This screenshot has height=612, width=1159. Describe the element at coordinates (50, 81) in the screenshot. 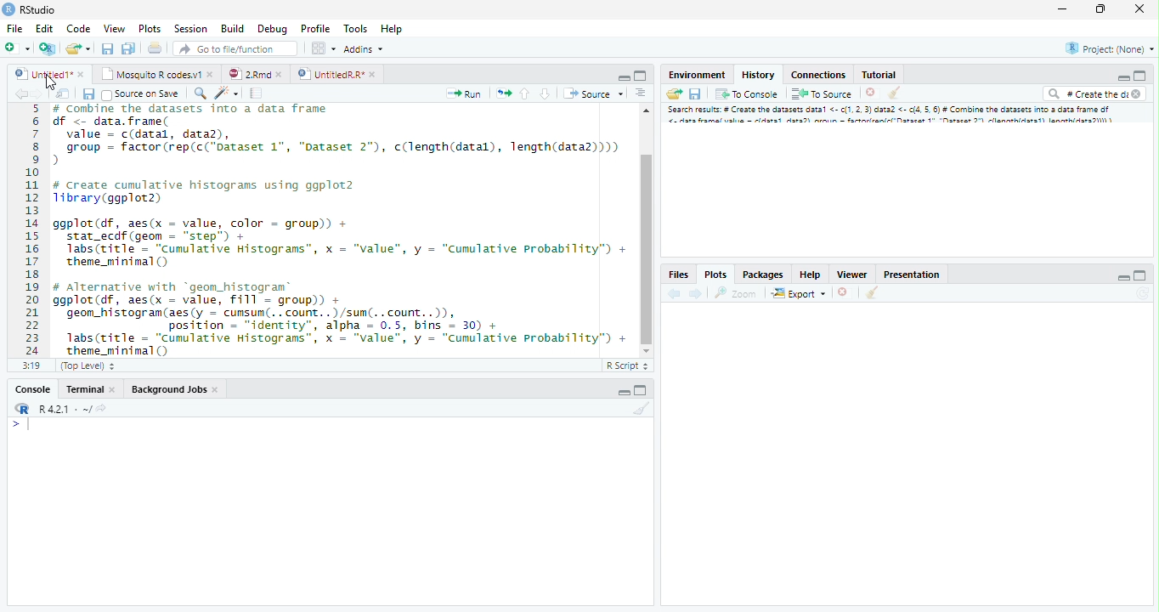

I see `Cursor` at that location.